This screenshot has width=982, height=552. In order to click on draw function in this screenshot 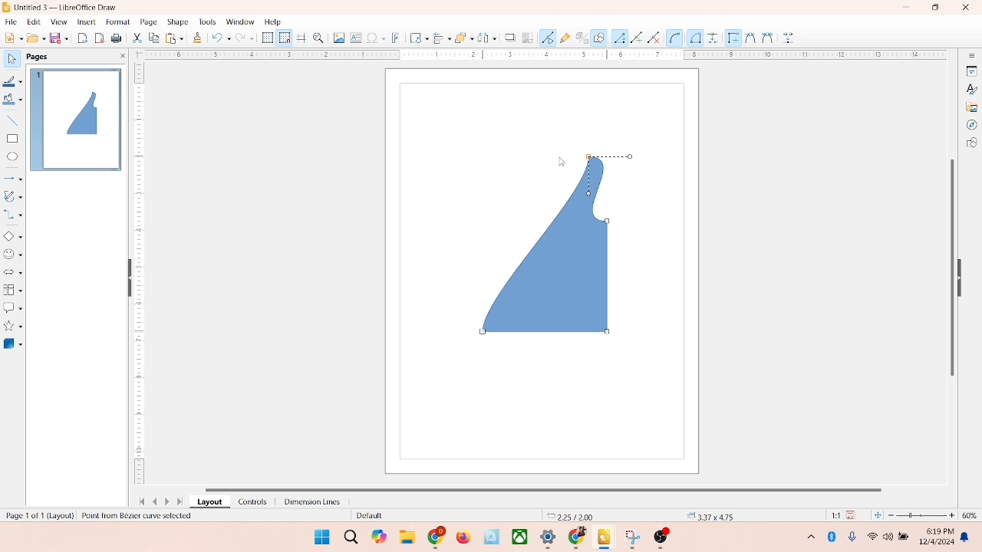, I will do `click(599, 37)`.